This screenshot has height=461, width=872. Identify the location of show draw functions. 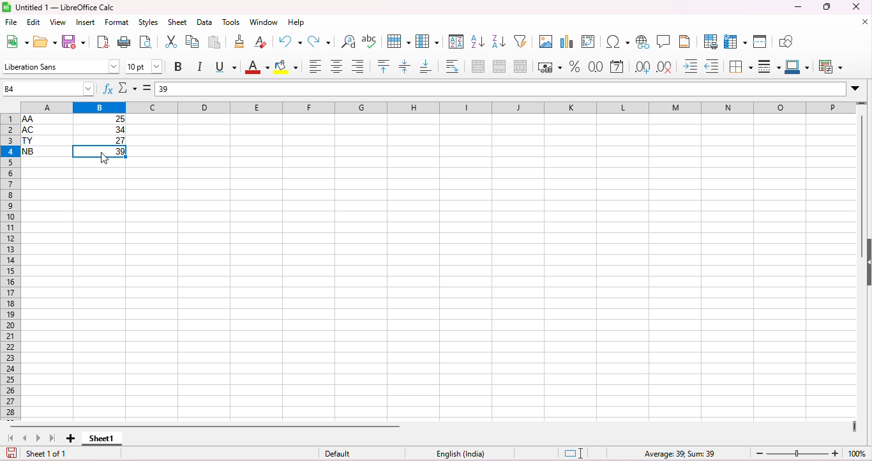
(786, 40).